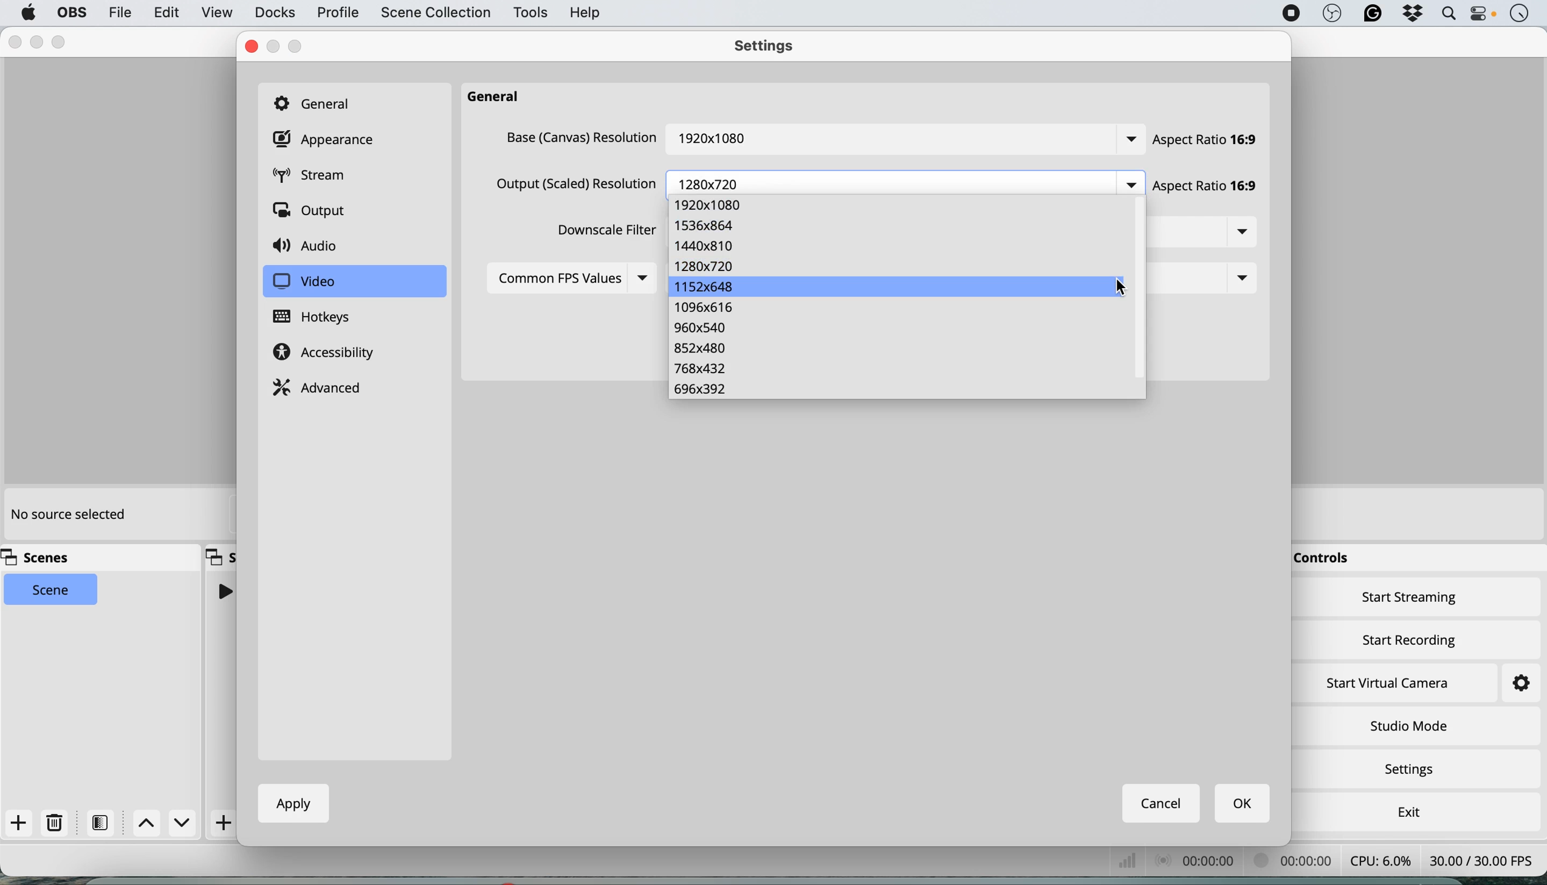 The height and width of the screenshot is (885, 1547). What do you see at coordinates (318, 102) in the screenshot?
I see `general` at bounding box center [318, 102].